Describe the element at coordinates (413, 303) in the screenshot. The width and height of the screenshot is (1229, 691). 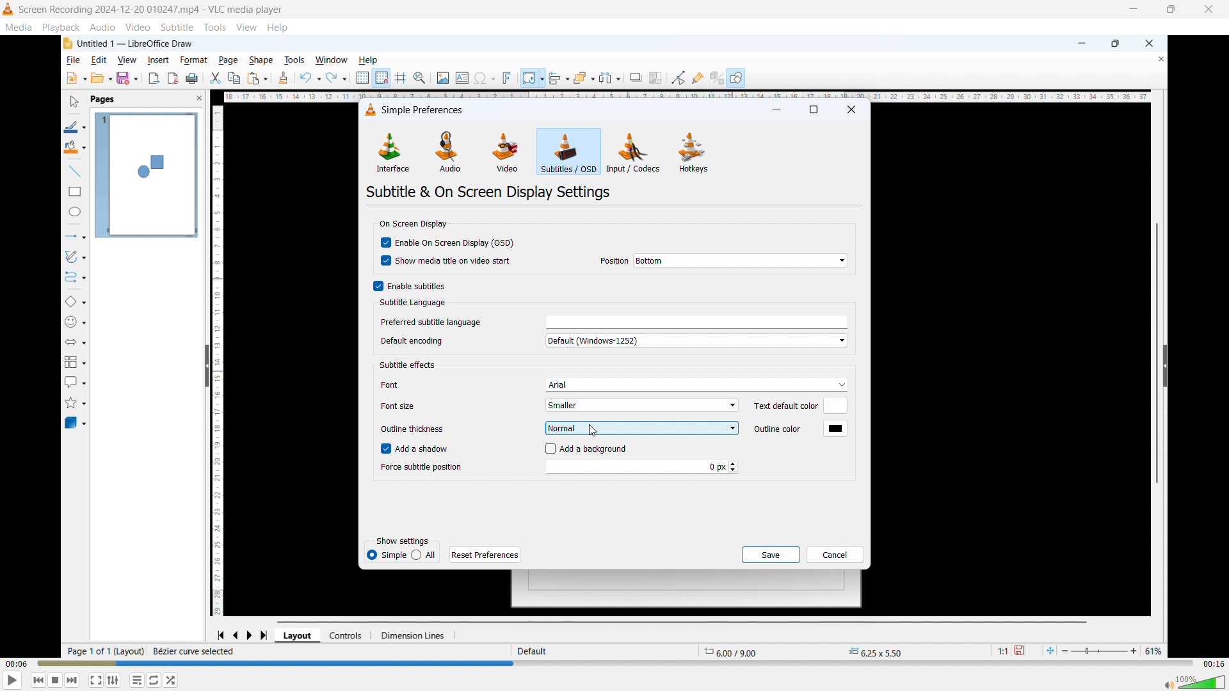
I see `Subtitle language ` at that location.